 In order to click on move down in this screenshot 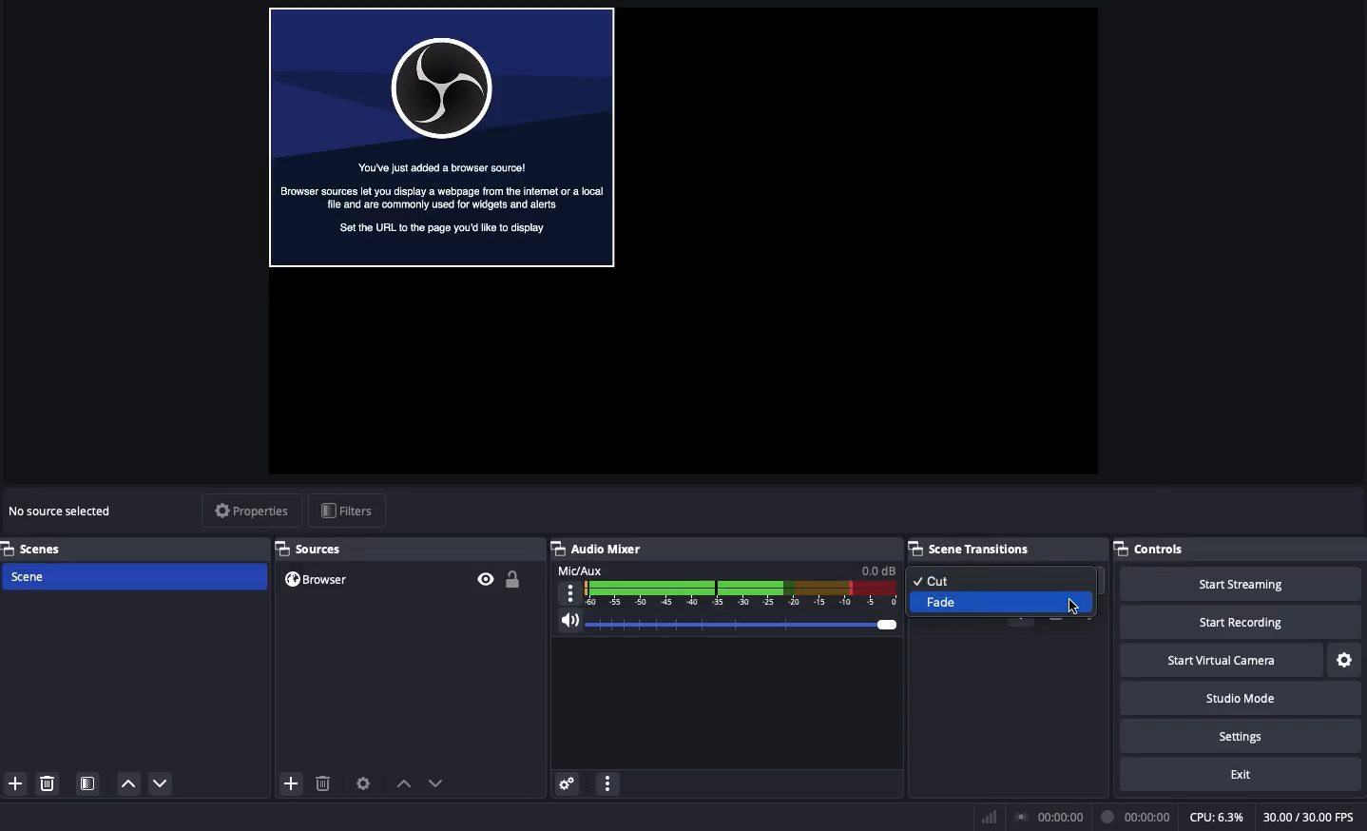, I will do `click(442, 783)`.